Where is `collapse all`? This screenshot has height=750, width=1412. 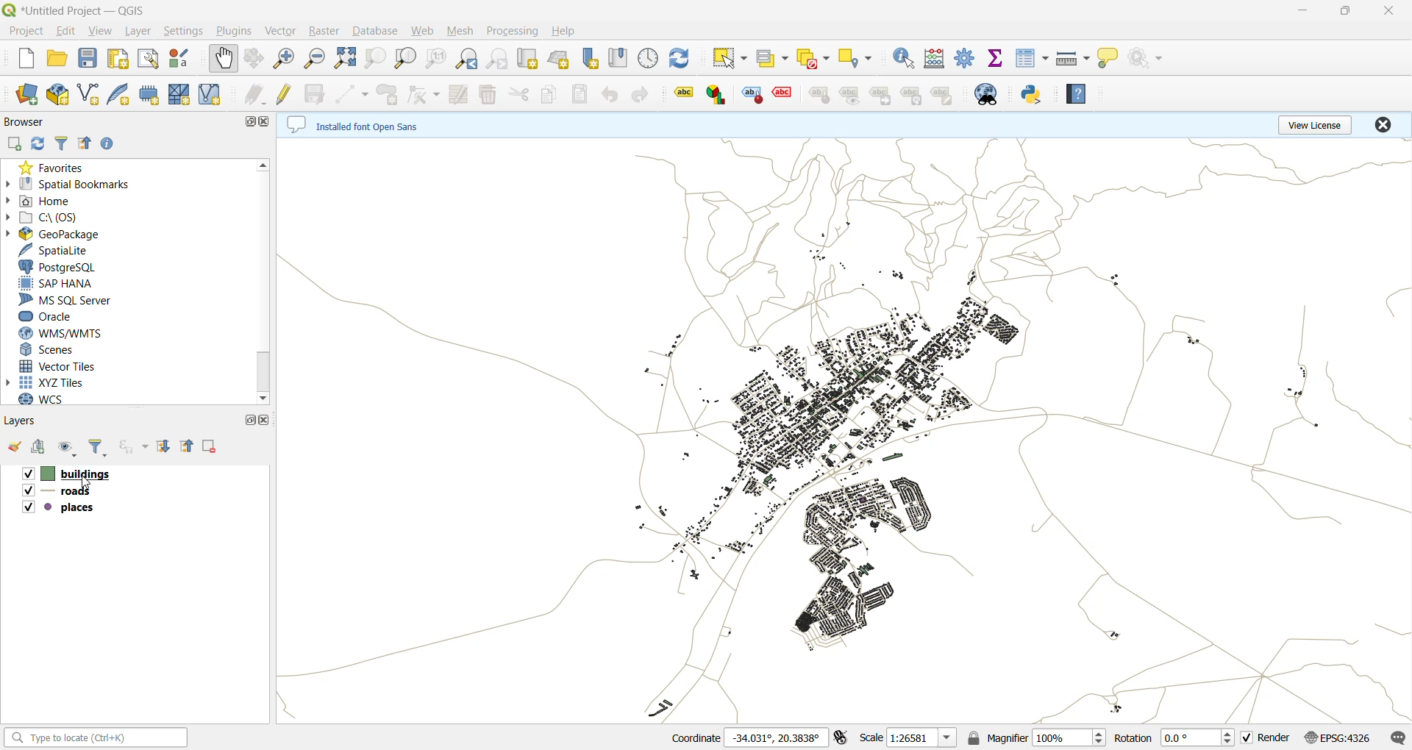 collapse all is located at coordinates (87, 143).